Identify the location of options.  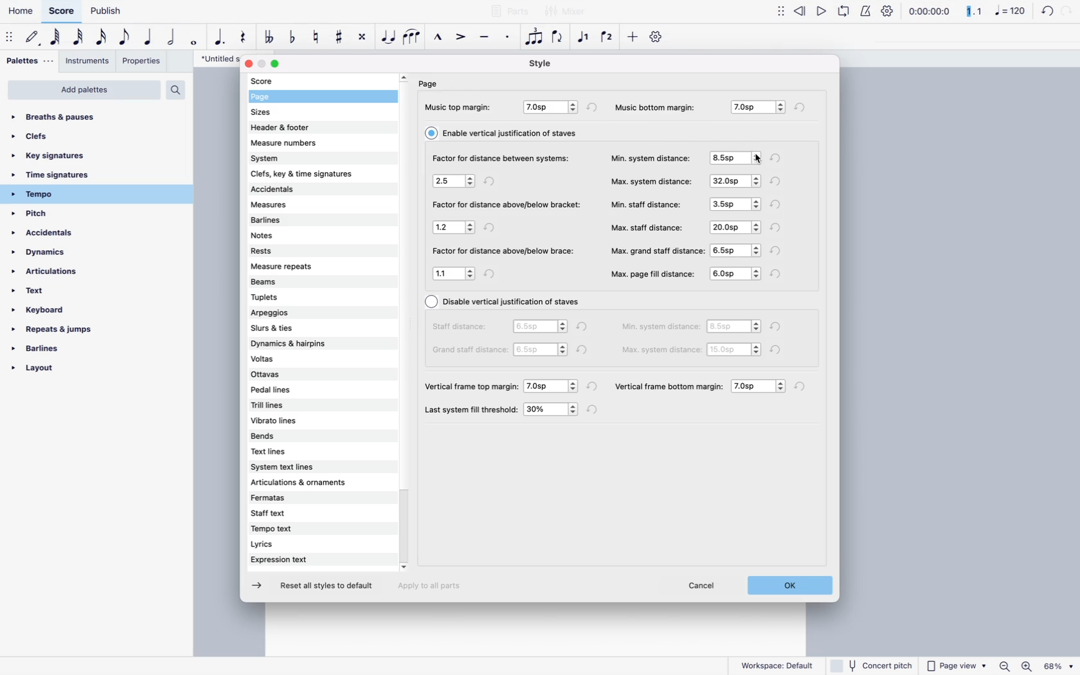
(454, 228).